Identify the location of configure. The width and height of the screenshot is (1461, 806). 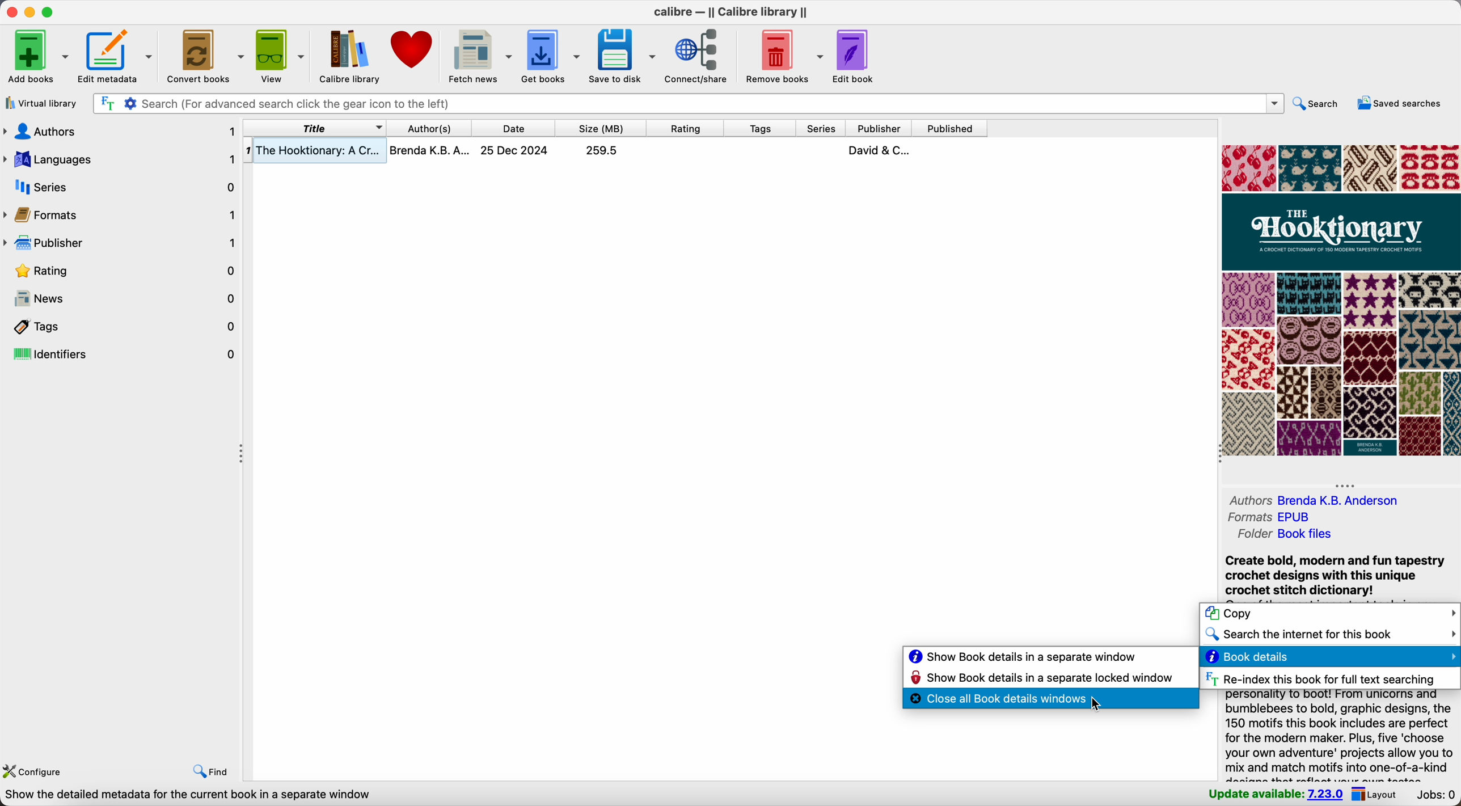
(37, 773).